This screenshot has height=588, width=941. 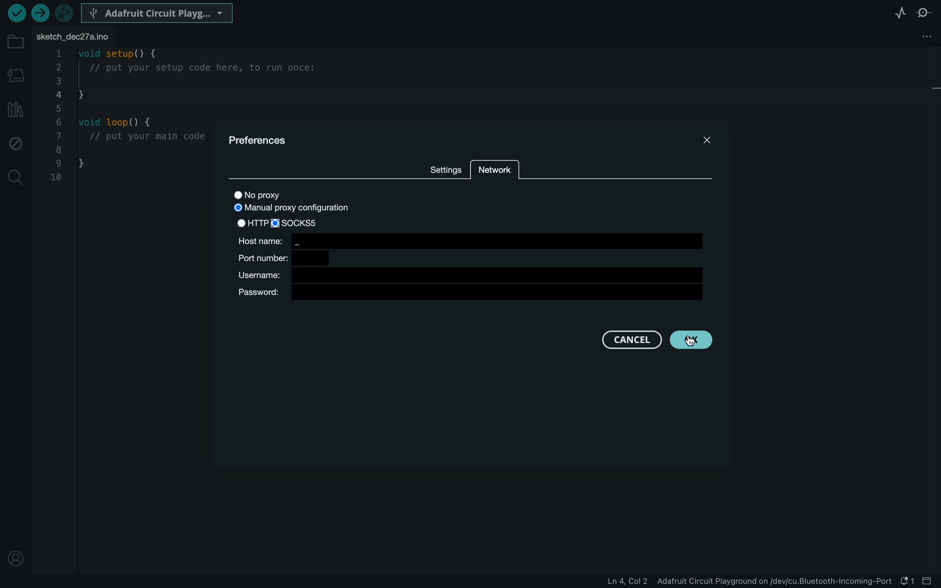 What do you see at coordinates (16, 110) in the screenshot?
I see `library manager` at bounding box center [16, 110].